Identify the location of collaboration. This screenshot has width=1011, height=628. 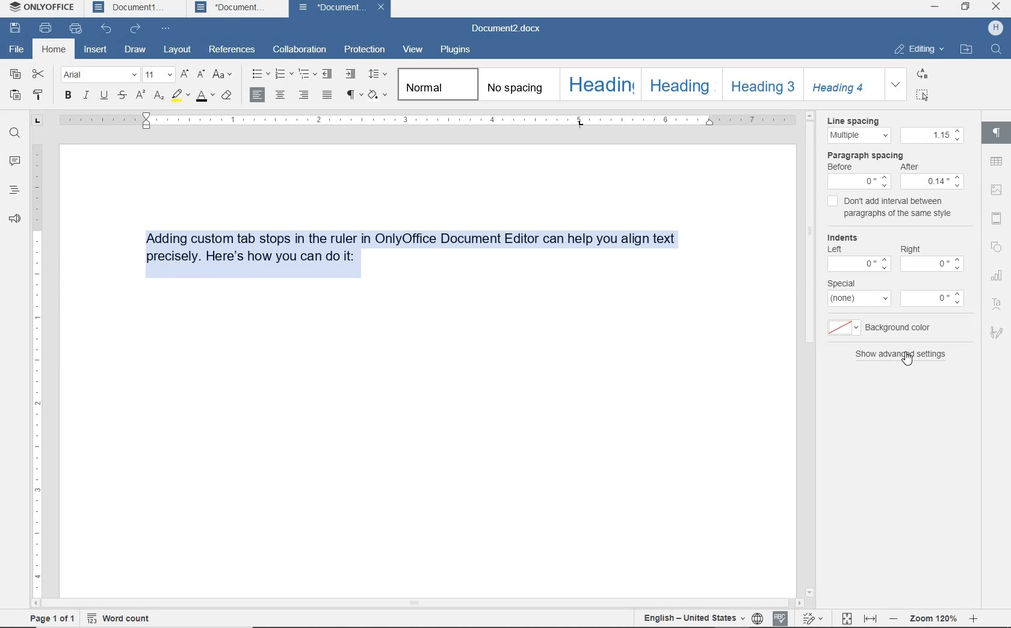
(298, 50).